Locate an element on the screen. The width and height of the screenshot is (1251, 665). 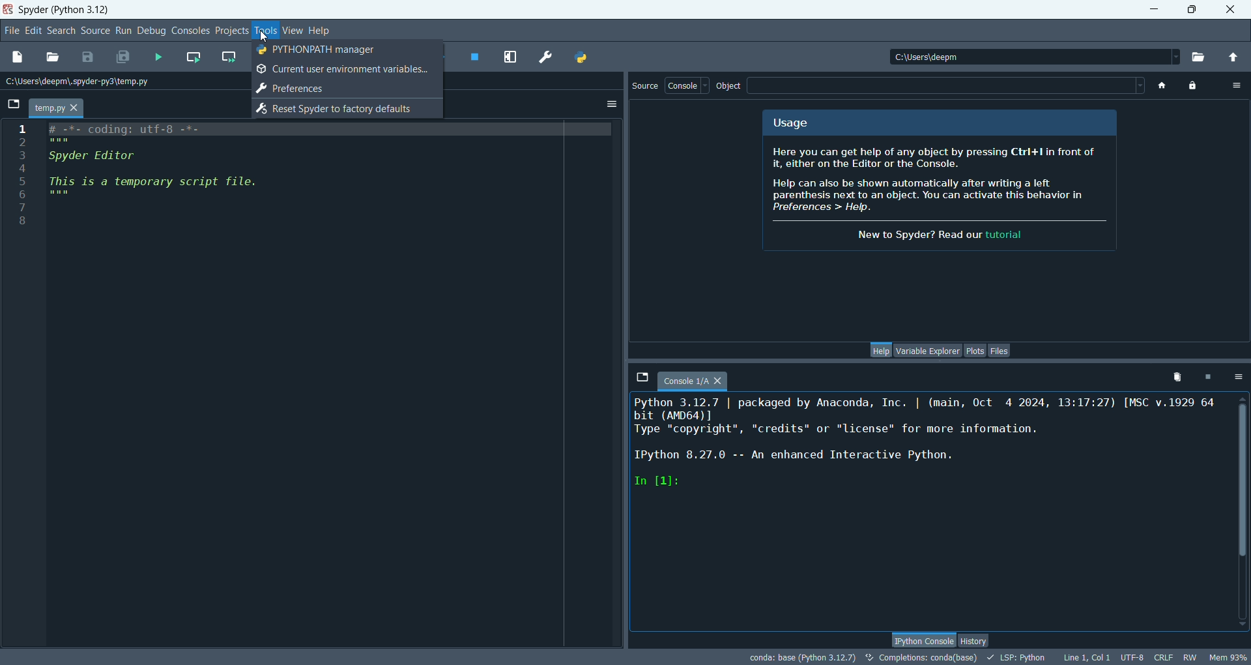
maximize is located at coordinates (1192, 8).